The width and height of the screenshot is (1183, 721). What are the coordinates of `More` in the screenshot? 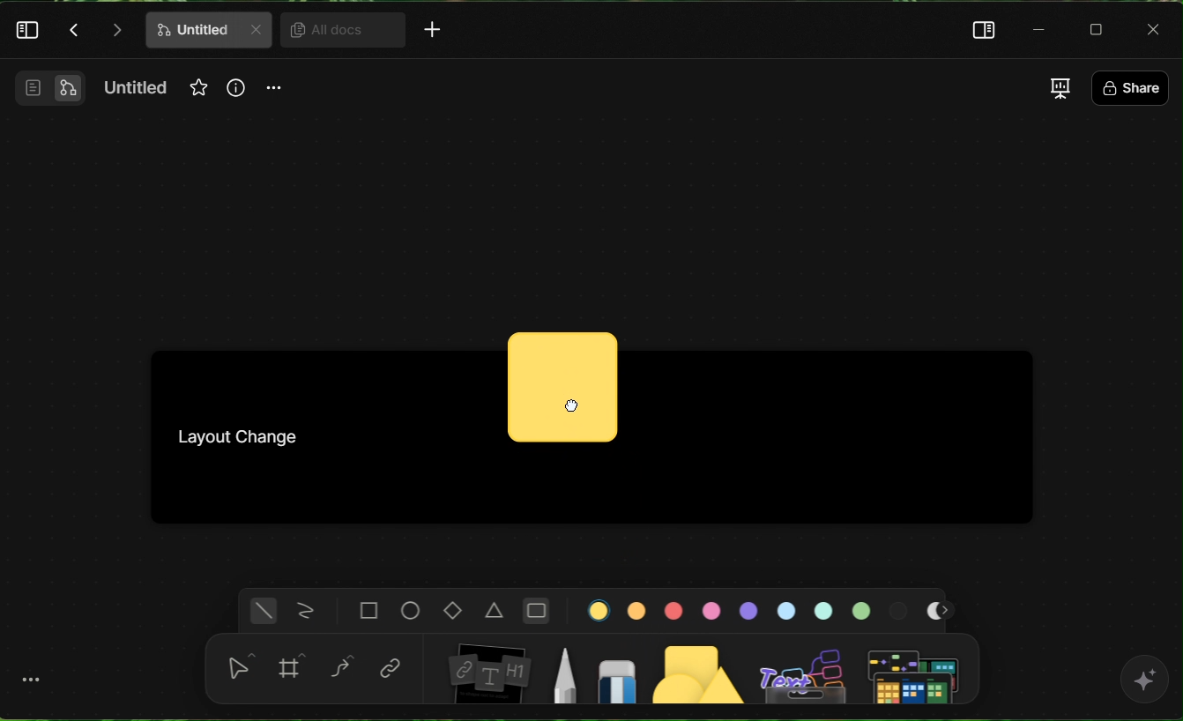 It's located at (437, 33).